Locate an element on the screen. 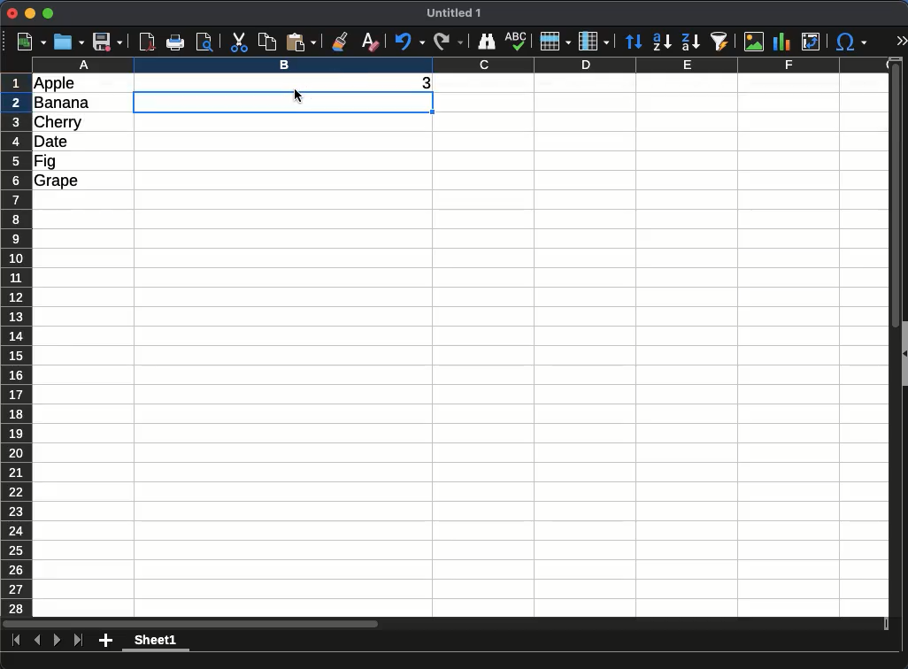 This screenshot has height=669, width=908. Collapse/Expand is located at coordinates (905, 354).